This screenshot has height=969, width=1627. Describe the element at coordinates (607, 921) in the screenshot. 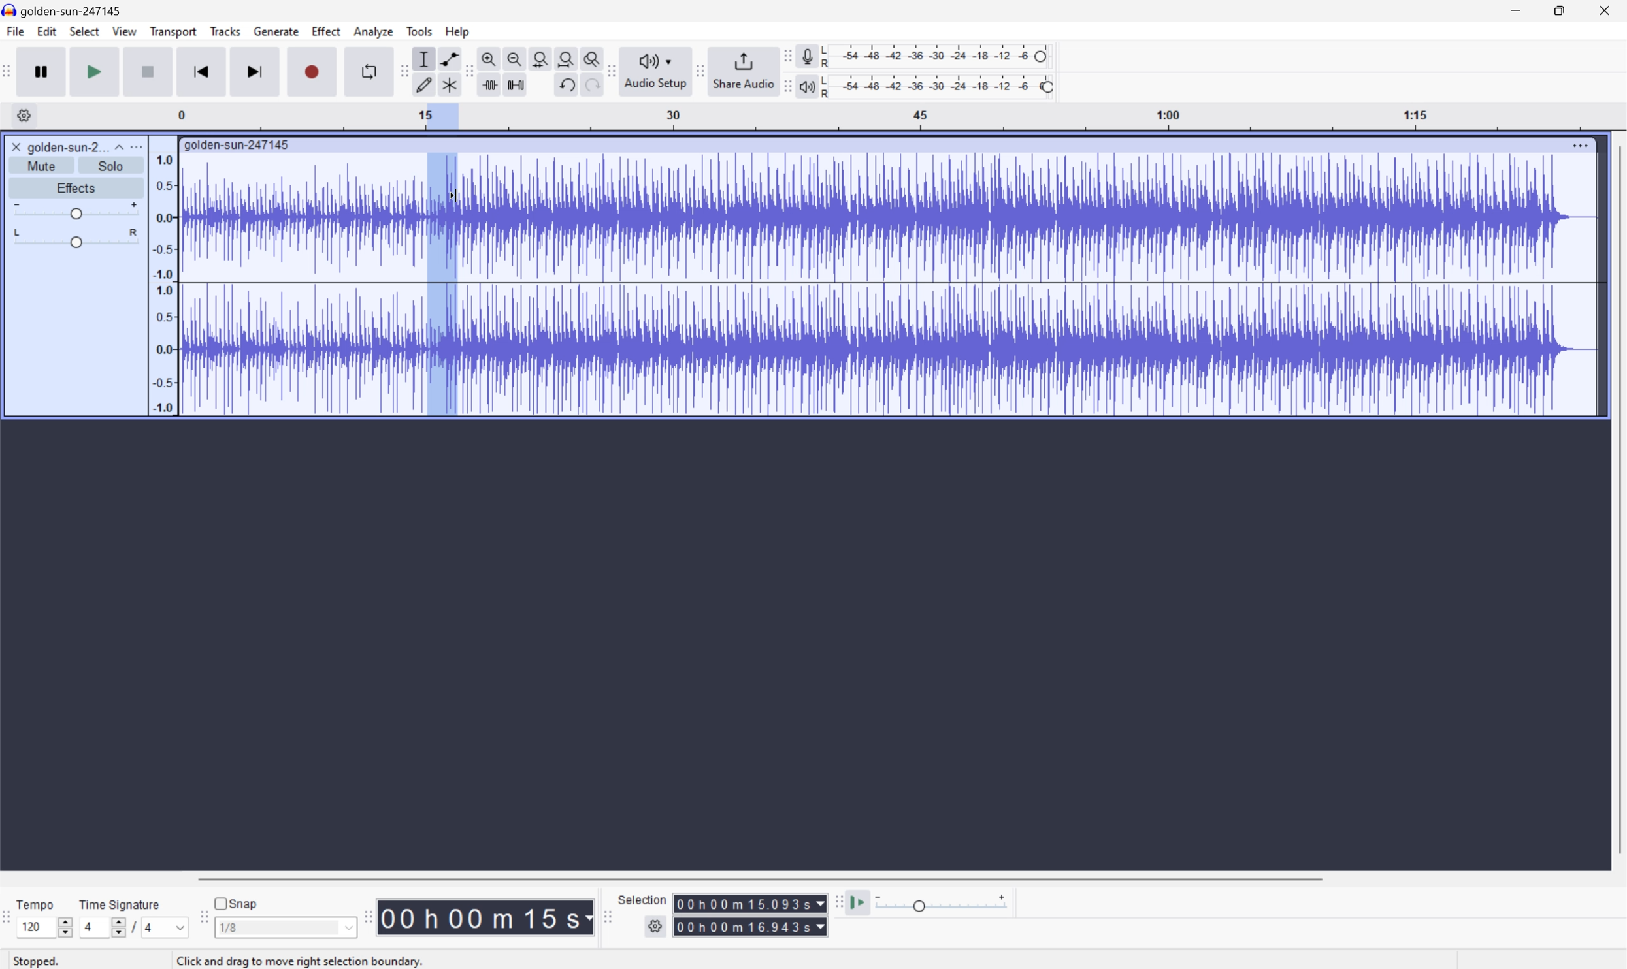

I see `Audacity selection toolbar` at that location.